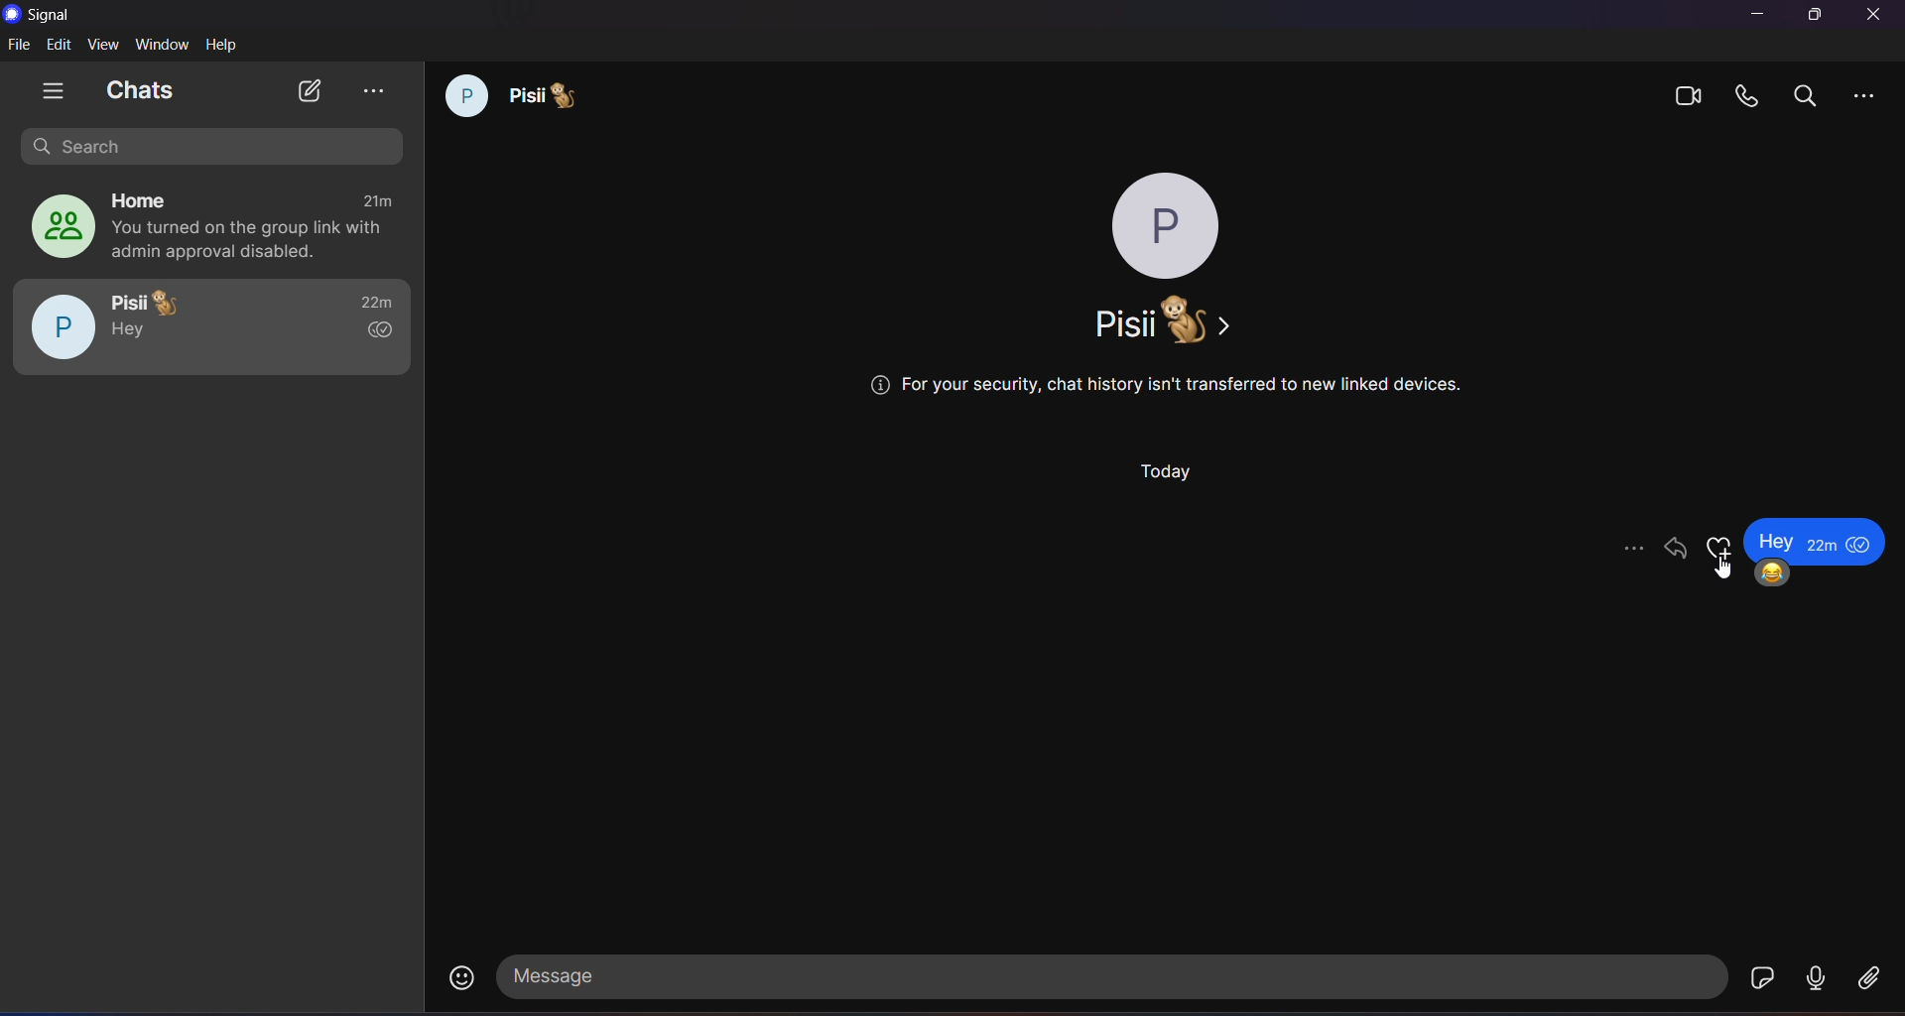 This screenshot has width=1905, height=1016. What do you see at coordinates (1813, 15) in the screenshot?
I see `maximize` at bounding box center [1813, 15].